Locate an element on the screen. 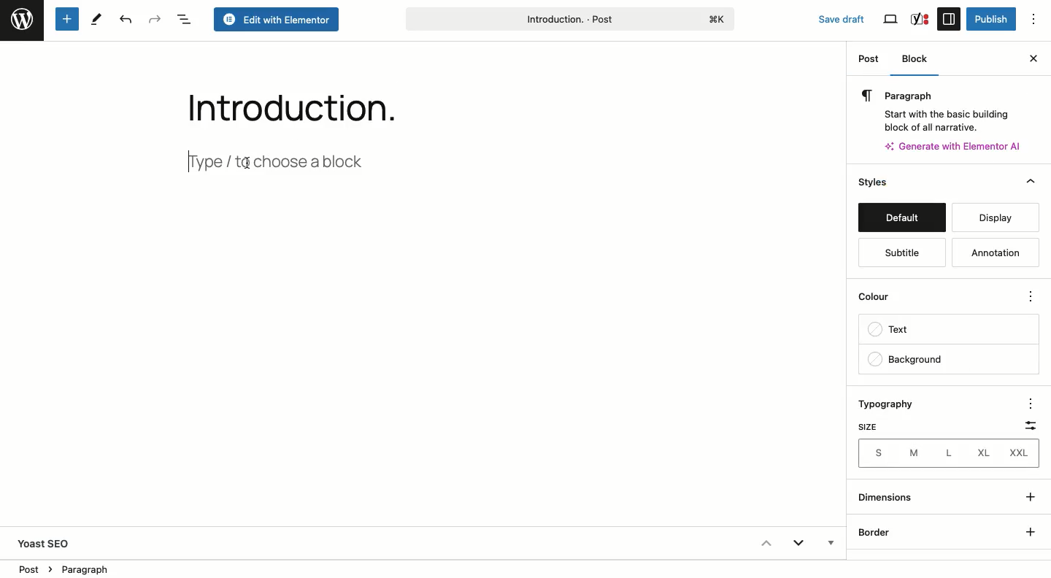  Expand is located at coordinates (798, 545).